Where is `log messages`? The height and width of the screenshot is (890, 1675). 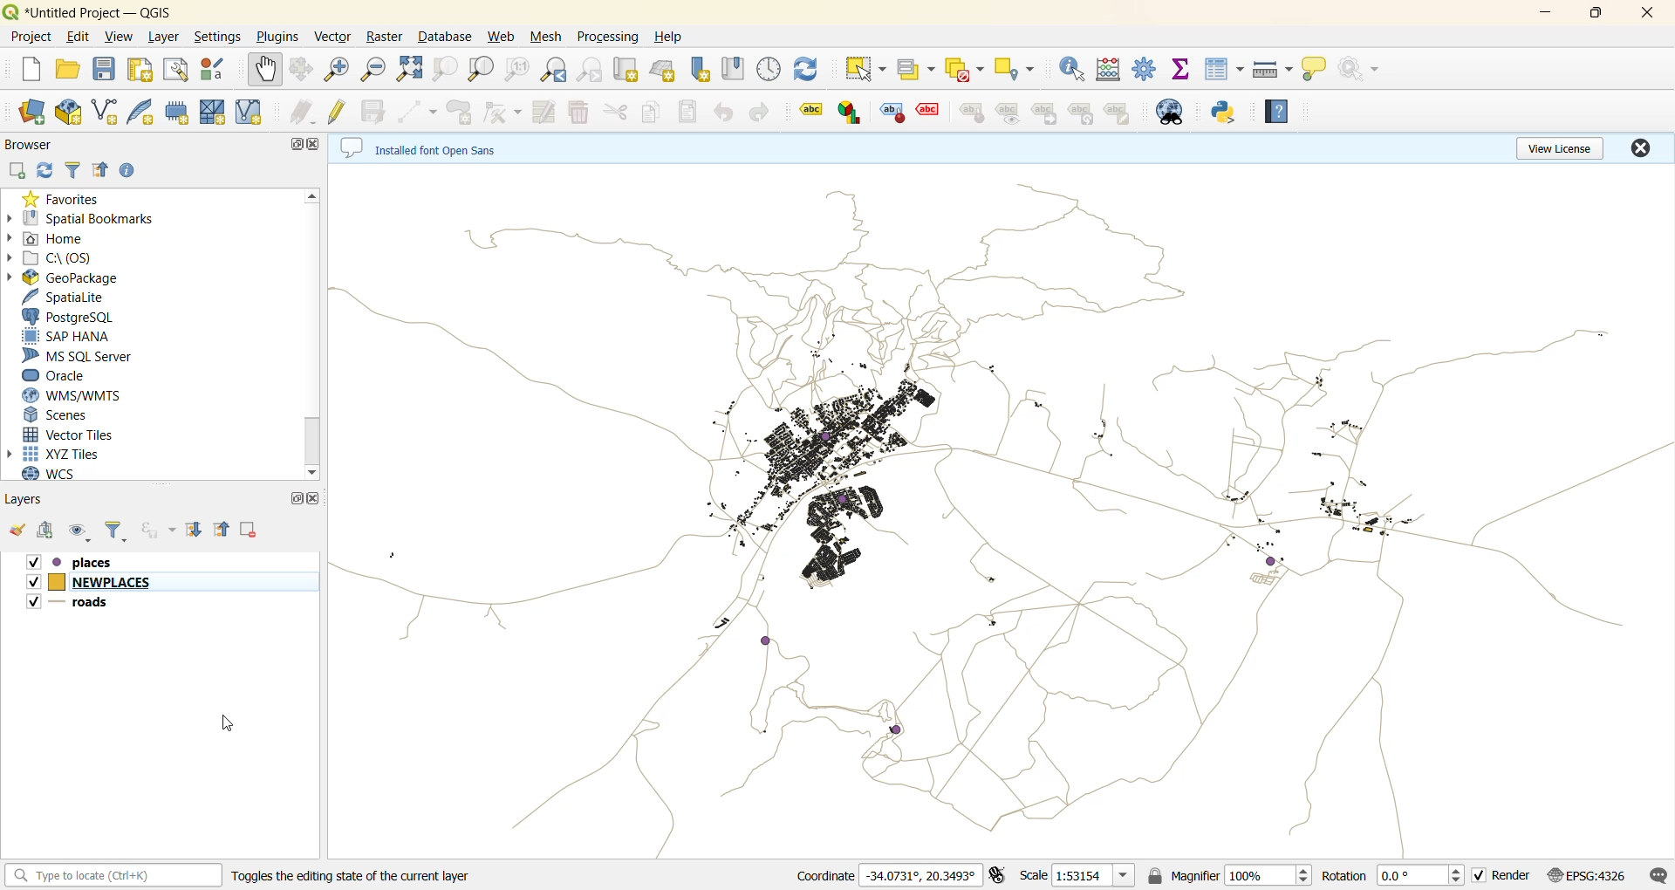
log messages is located at coordinates (1658, 874).